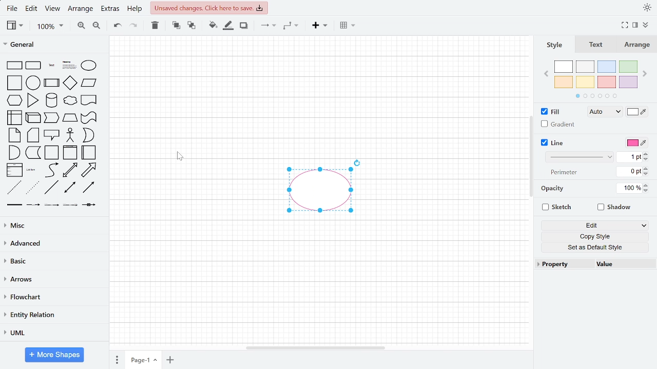 Image resolution: width=657 pixels, height=369 pixels. I want to click on fill color, so click(212, 27).